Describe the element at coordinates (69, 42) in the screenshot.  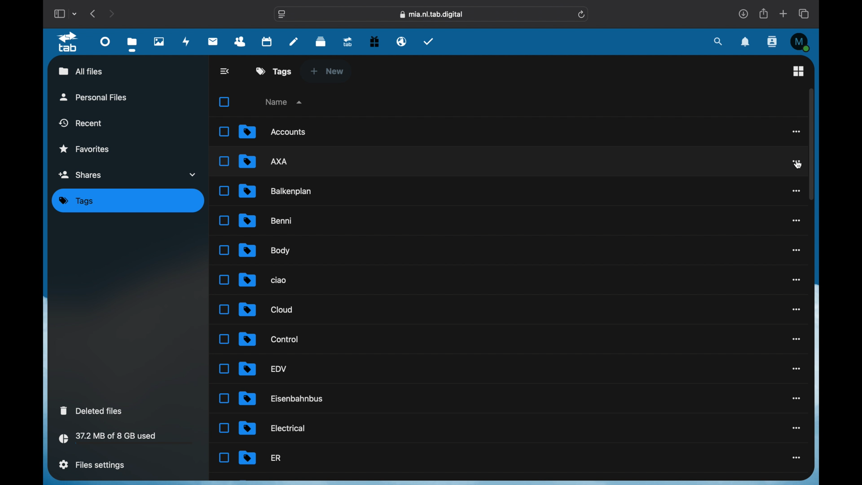
I see `tab` at that location.